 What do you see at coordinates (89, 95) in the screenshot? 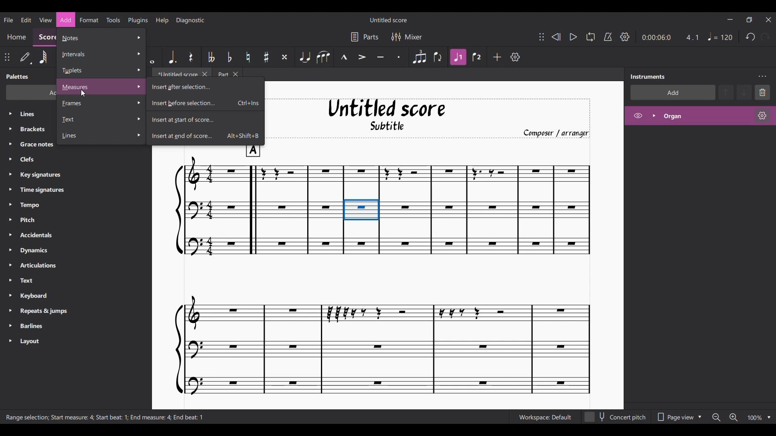
I see `cursor` at bounding box center [89, 95].